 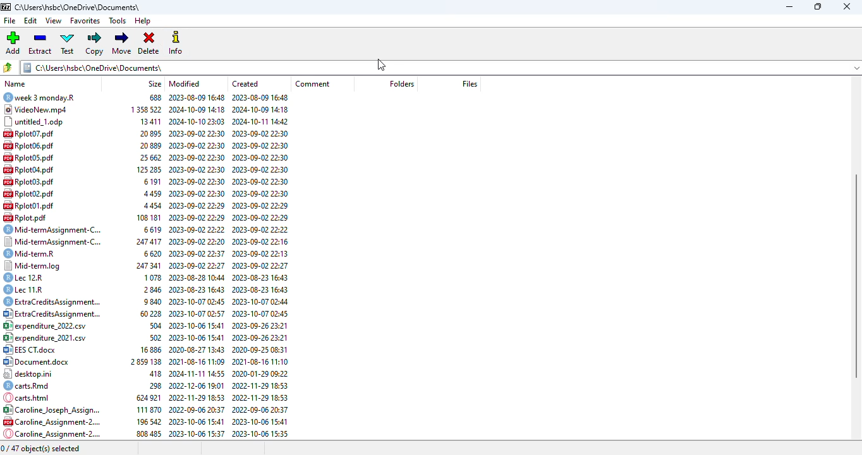 What do you see at coordinates (34, 145) in the screenshot?
I see `riplot0b.pdf` at bounding box center [34, 145].